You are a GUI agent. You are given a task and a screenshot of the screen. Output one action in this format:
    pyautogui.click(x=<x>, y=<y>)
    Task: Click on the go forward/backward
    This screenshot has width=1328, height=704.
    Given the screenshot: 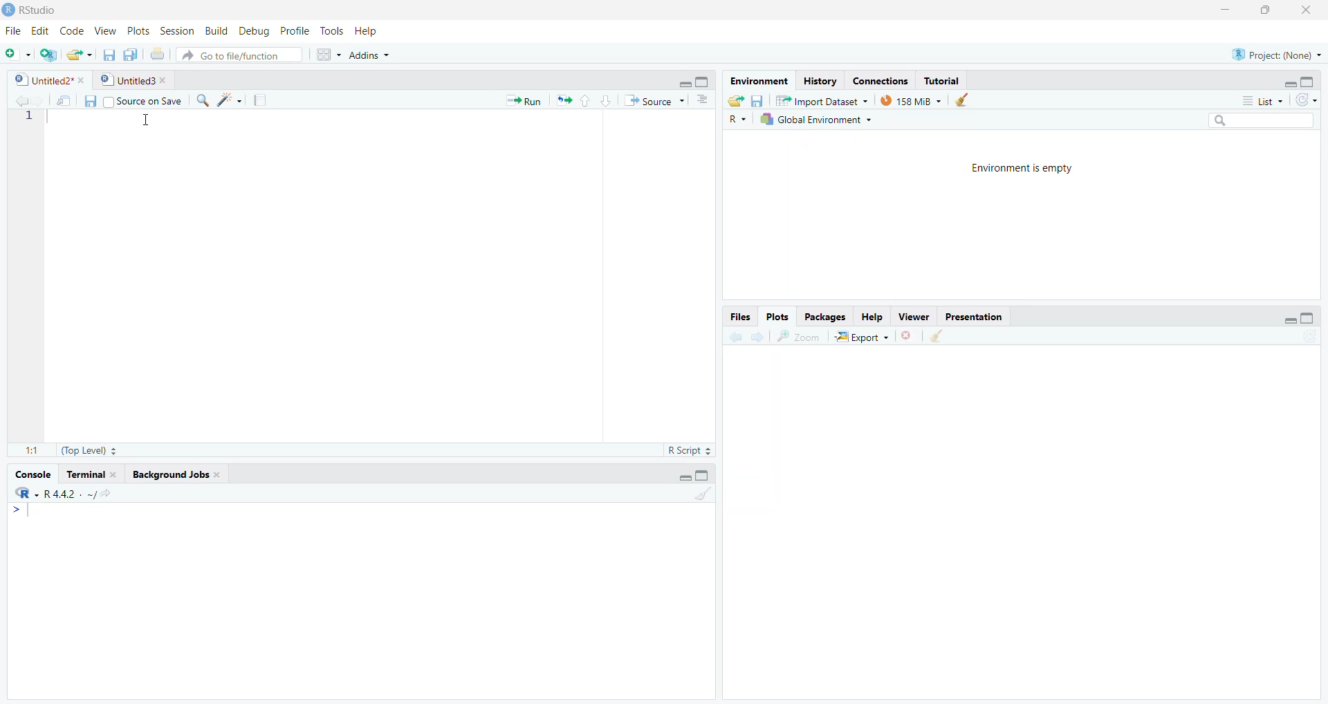 What is the action you would take?
    pyautogui.click(x=18, y=98)
    